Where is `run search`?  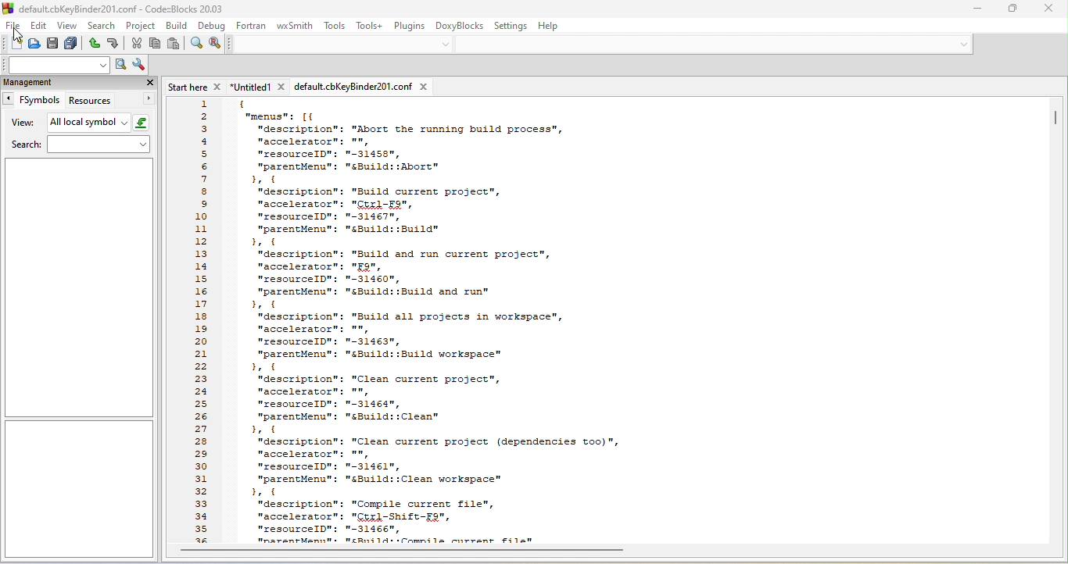
run search is located at coordinates (120, 65).